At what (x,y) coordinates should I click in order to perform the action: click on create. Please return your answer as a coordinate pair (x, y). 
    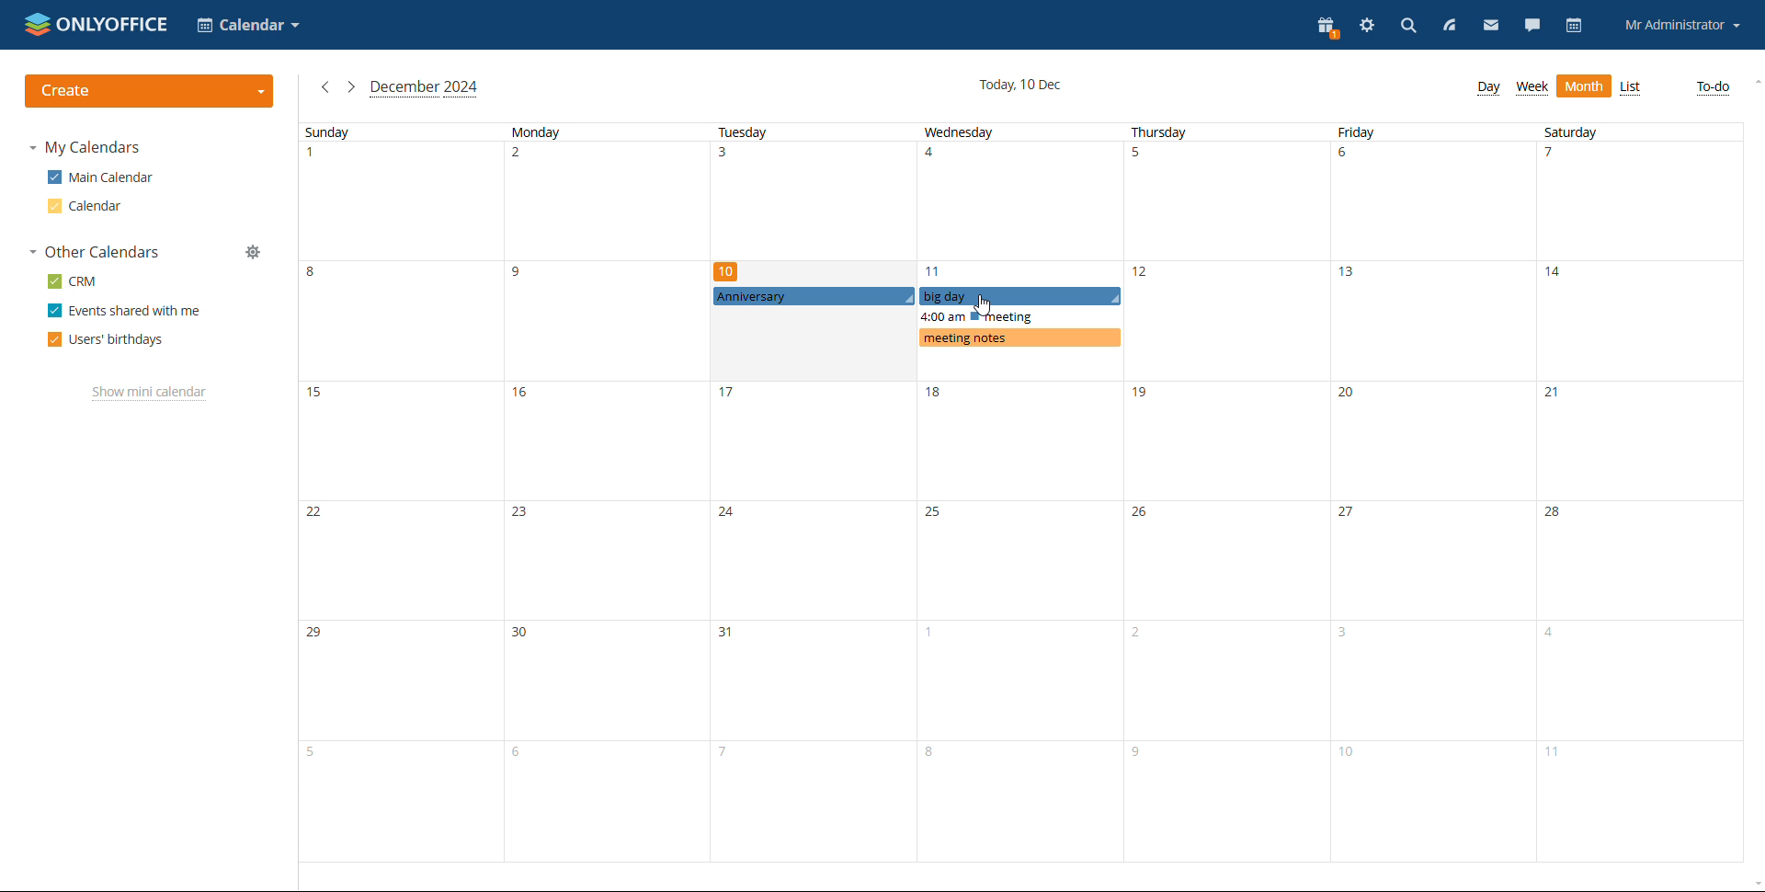
    Looking at the image, I should click on (150, 91).